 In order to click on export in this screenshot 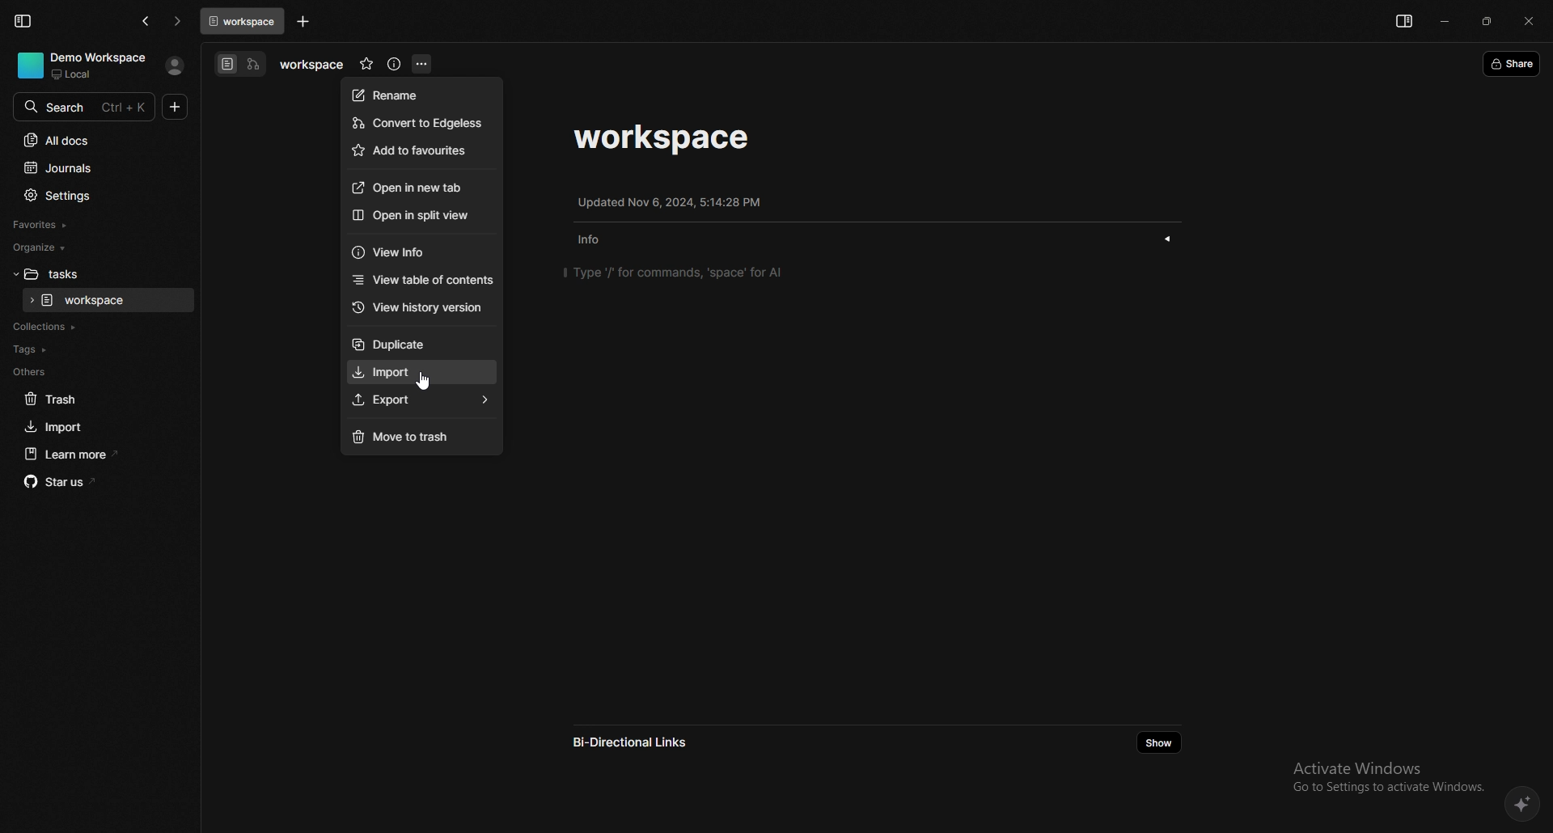, I will do `click(423, 401)`.